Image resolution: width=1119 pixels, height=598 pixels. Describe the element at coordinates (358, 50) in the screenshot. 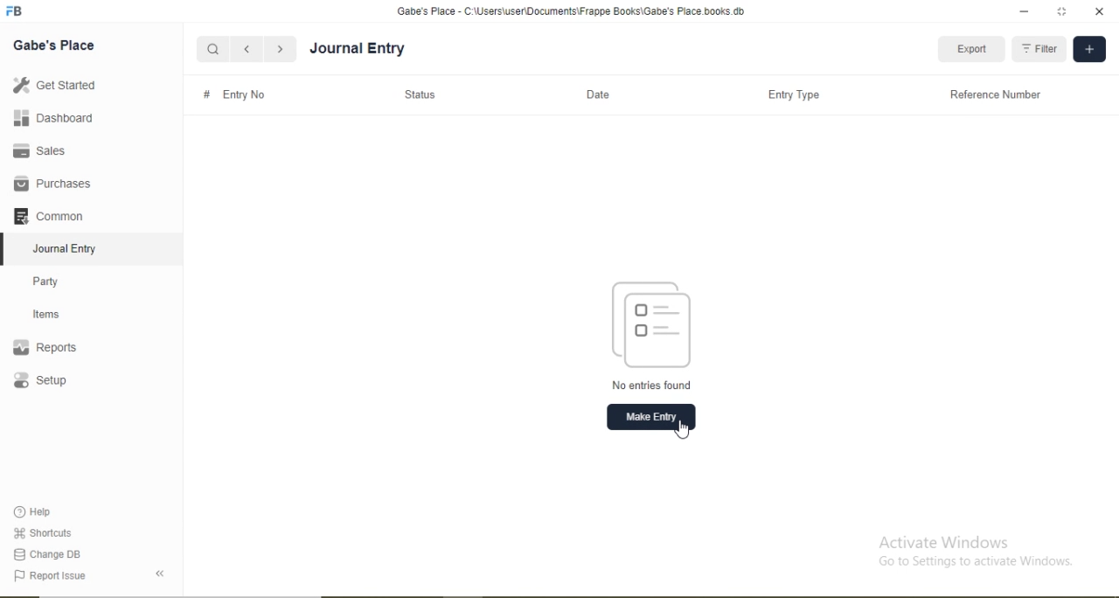

I see `Journal Entry` at that location.